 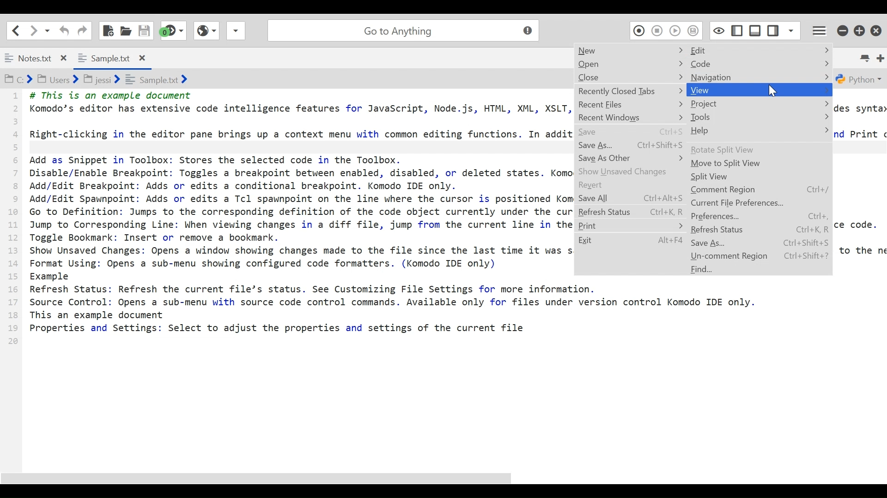 I want to click on Click to go forward one location, so click(x=34, y=30).